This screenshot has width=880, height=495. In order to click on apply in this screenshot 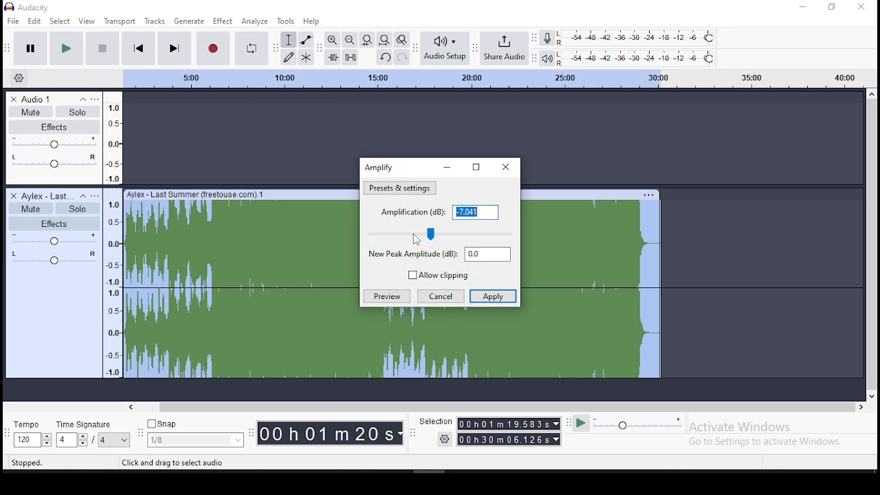, I will do `click(492, 296)`.